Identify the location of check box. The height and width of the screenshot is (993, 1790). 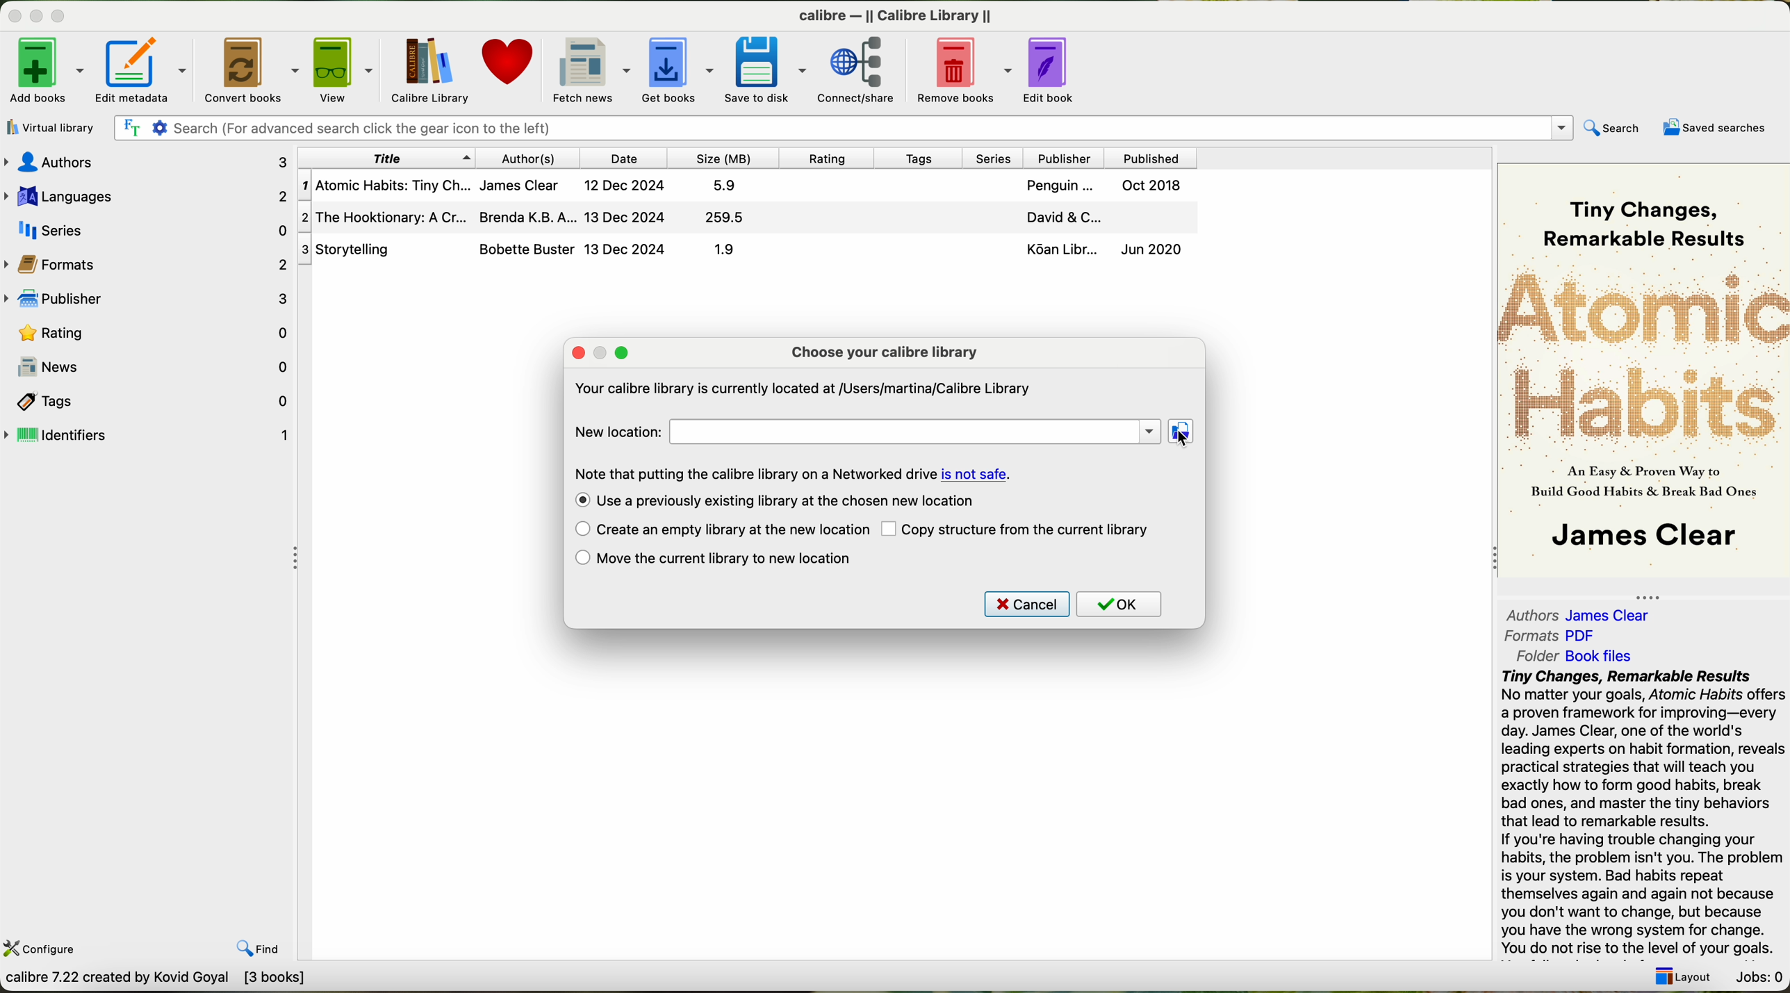
(582, 559).